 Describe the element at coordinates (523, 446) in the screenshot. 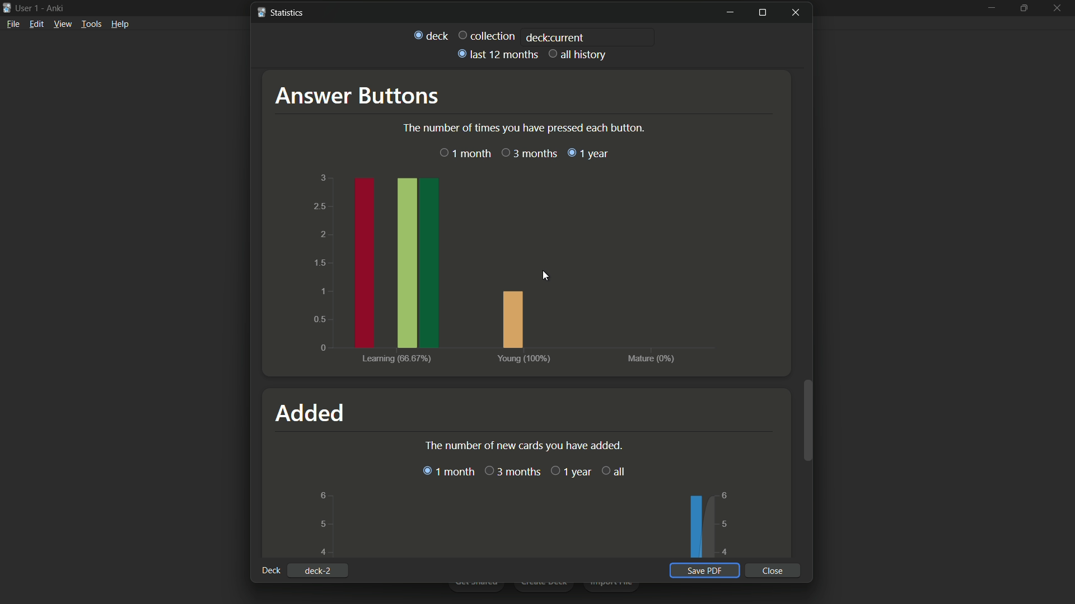

I see `The number of new cards you have added` at that location.